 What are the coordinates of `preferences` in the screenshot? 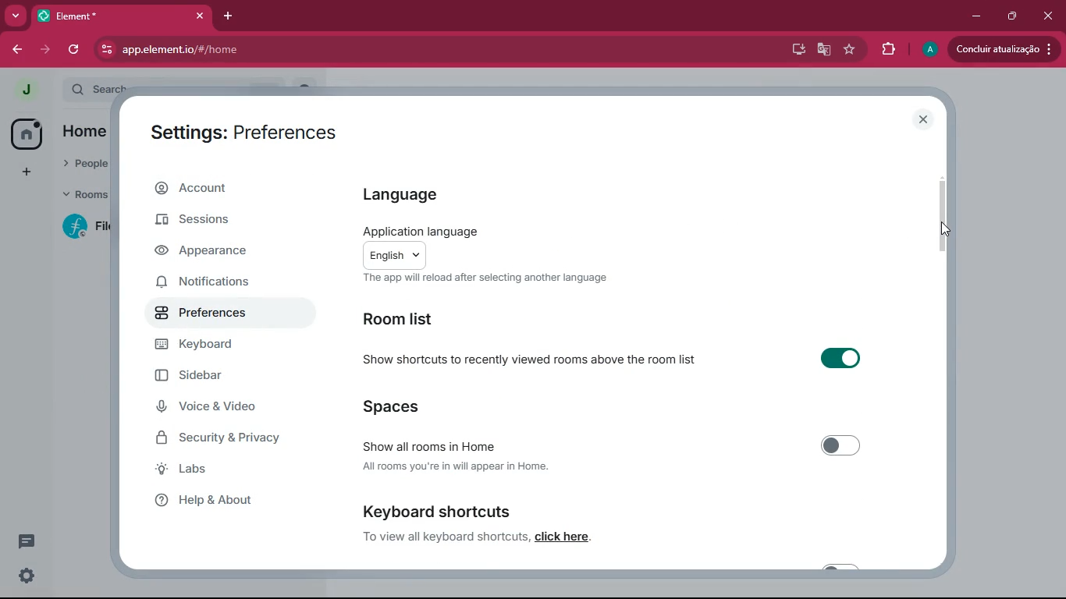 It's located at (219, 317).